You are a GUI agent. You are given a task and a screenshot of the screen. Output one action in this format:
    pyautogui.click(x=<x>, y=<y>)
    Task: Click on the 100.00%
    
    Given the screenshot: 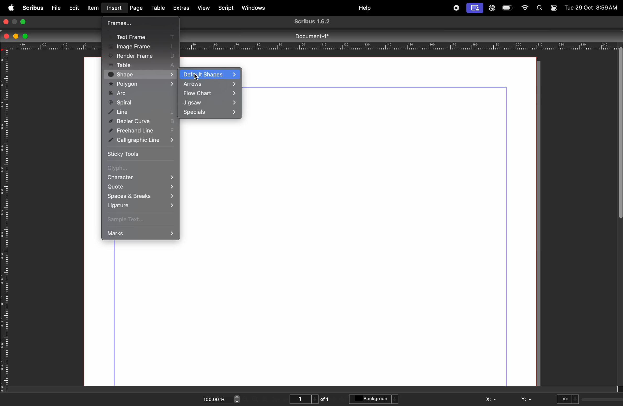 What is the action you would take?
    pyautogui.click(x=213, y=398)
    